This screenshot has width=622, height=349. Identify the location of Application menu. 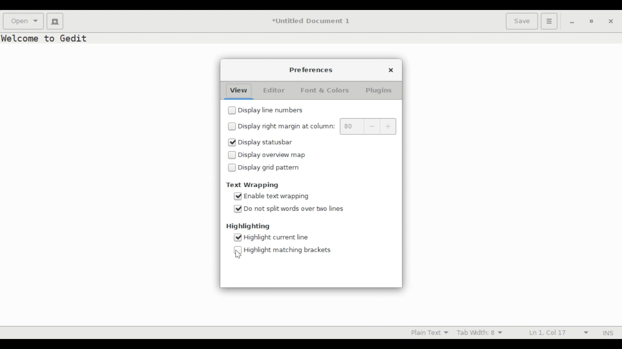
(549, 21).